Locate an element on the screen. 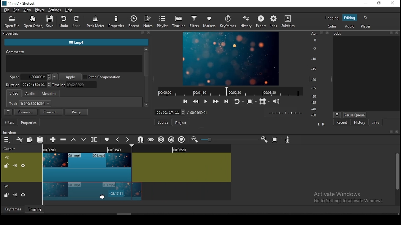  play/pause is located at coordinates (206, 101).